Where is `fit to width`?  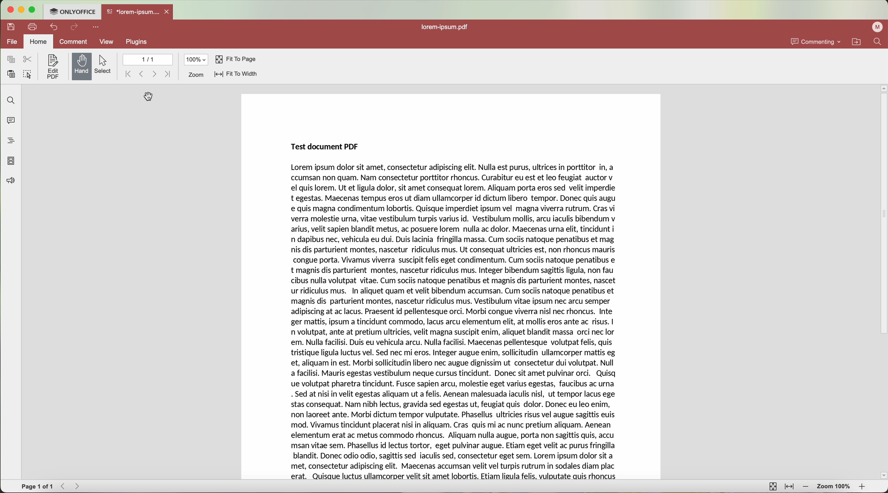 fit to width is located at coordinates (790, 487).